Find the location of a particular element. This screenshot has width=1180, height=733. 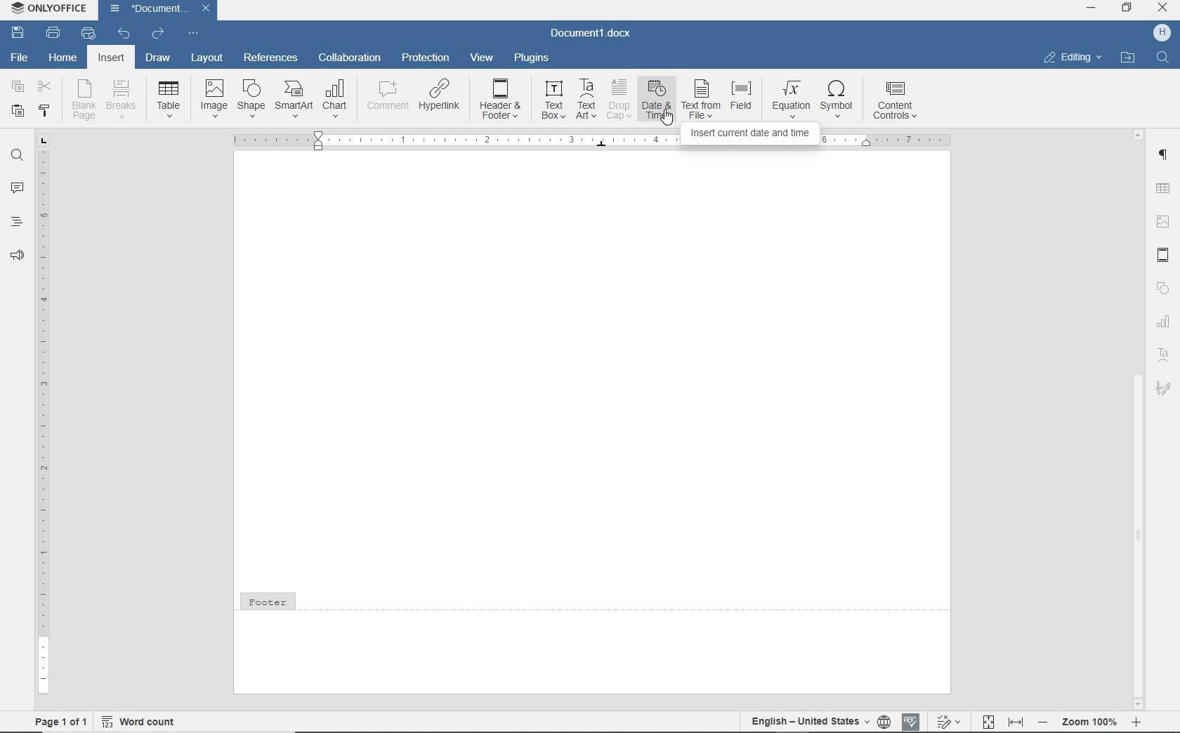

open file location is located at coordinates (1129, 58).